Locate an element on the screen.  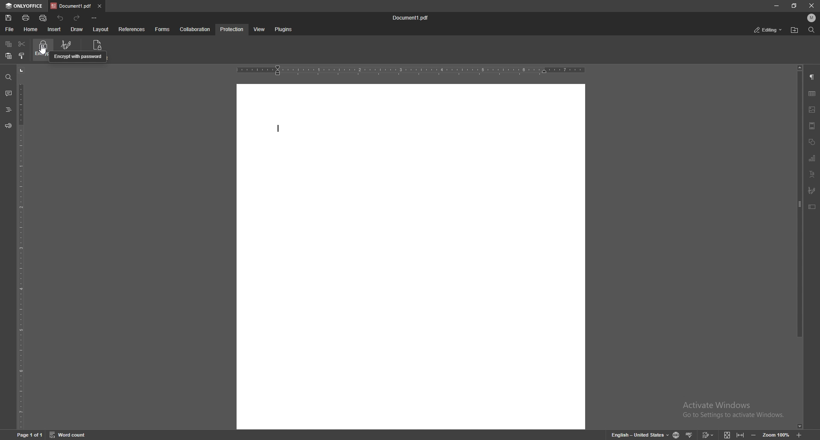
view is located at coordinates (260, 29).